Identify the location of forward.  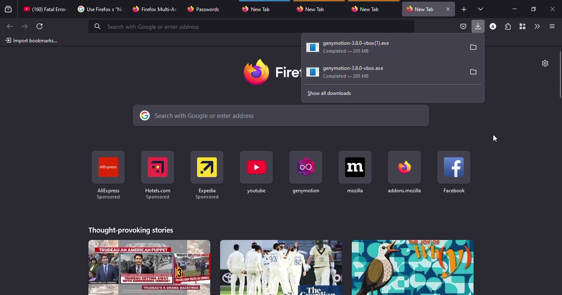
(25, 26).